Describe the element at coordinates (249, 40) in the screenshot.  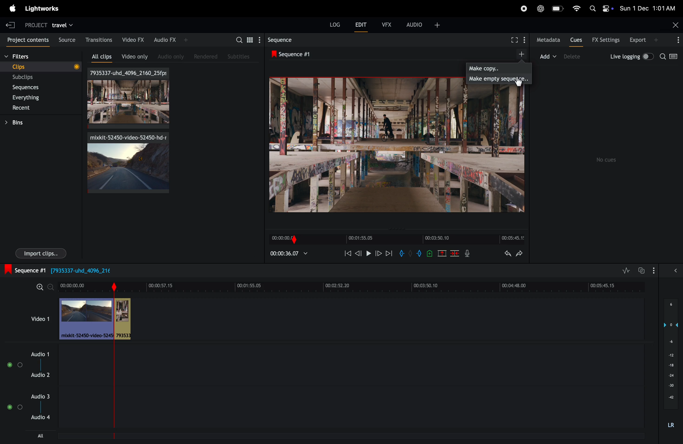
I see `toggle between list view` at that location.